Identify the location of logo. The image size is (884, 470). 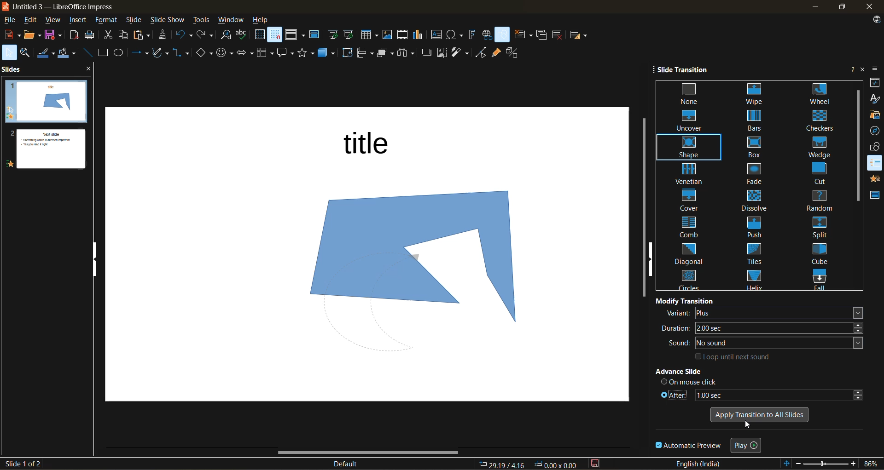
(6, 6).